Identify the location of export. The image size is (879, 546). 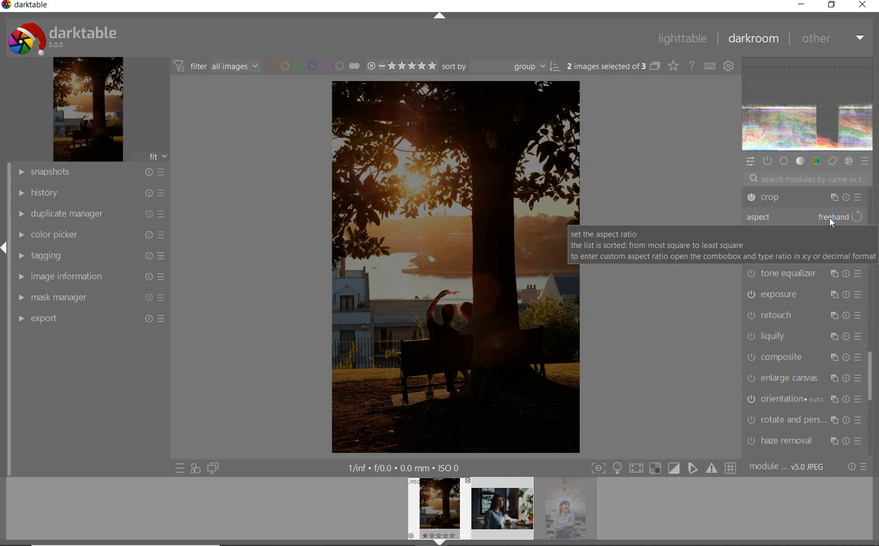
(90, 318).